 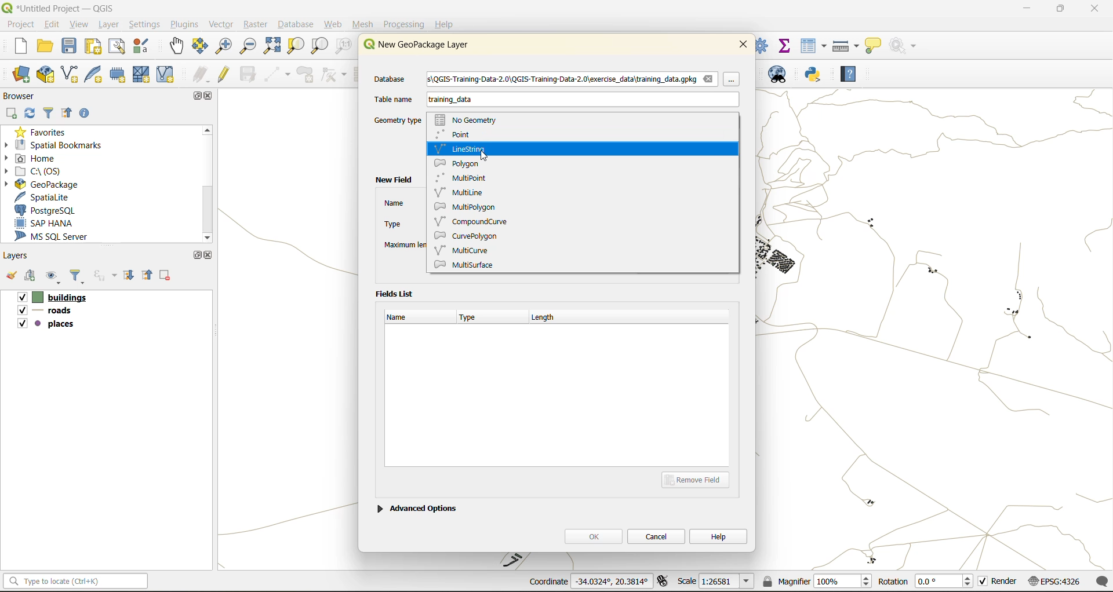 I want to click on Pointer, so click(x=489, y=156).